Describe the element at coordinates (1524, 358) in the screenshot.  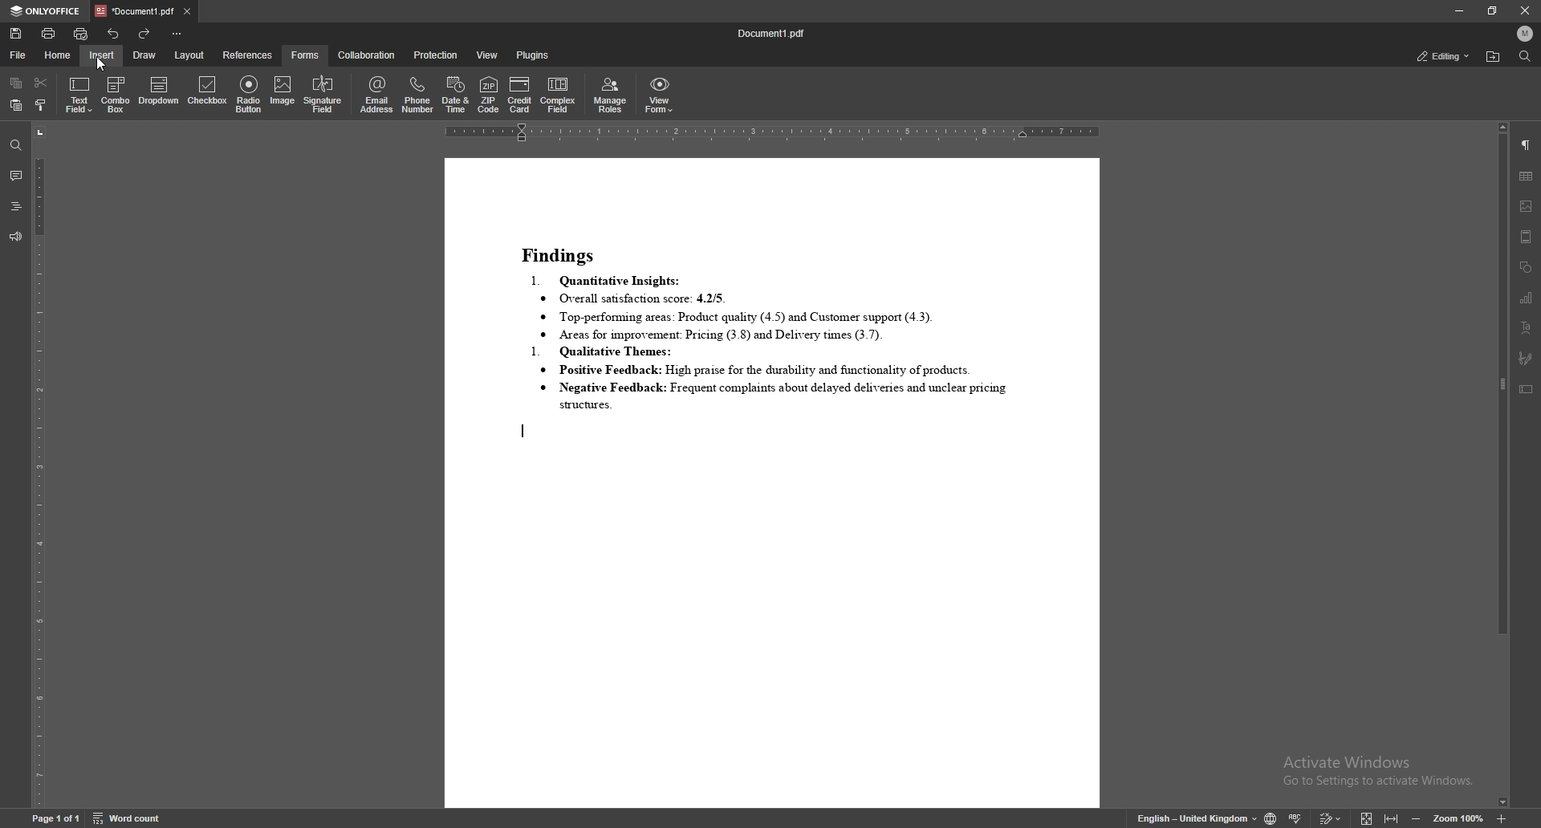
I see `signature field` at that location.